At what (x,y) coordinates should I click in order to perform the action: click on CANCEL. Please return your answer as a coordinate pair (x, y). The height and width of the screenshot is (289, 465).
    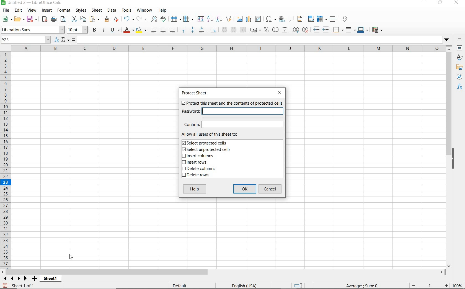
    Looking at the image, I should click on (271, 189).